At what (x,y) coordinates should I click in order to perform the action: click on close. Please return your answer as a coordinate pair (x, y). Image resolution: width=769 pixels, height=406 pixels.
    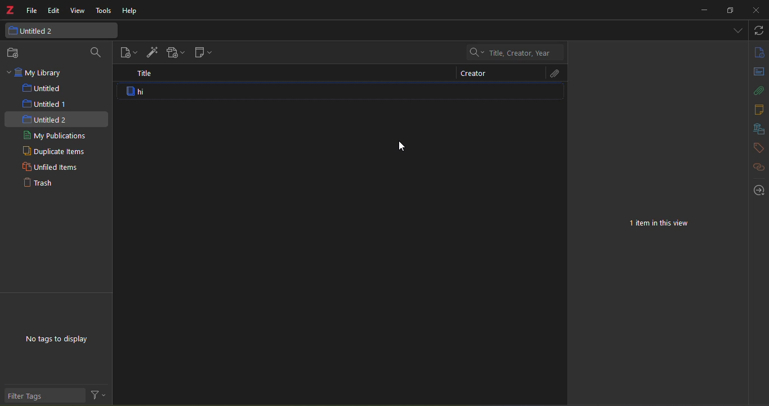
    Looking at the image, I should click on (754, 11).